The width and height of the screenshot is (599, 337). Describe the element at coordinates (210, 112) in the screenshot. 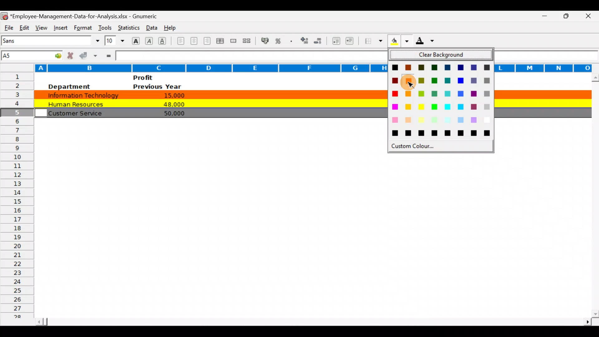

I see `Row 5 of data selected` at that location.